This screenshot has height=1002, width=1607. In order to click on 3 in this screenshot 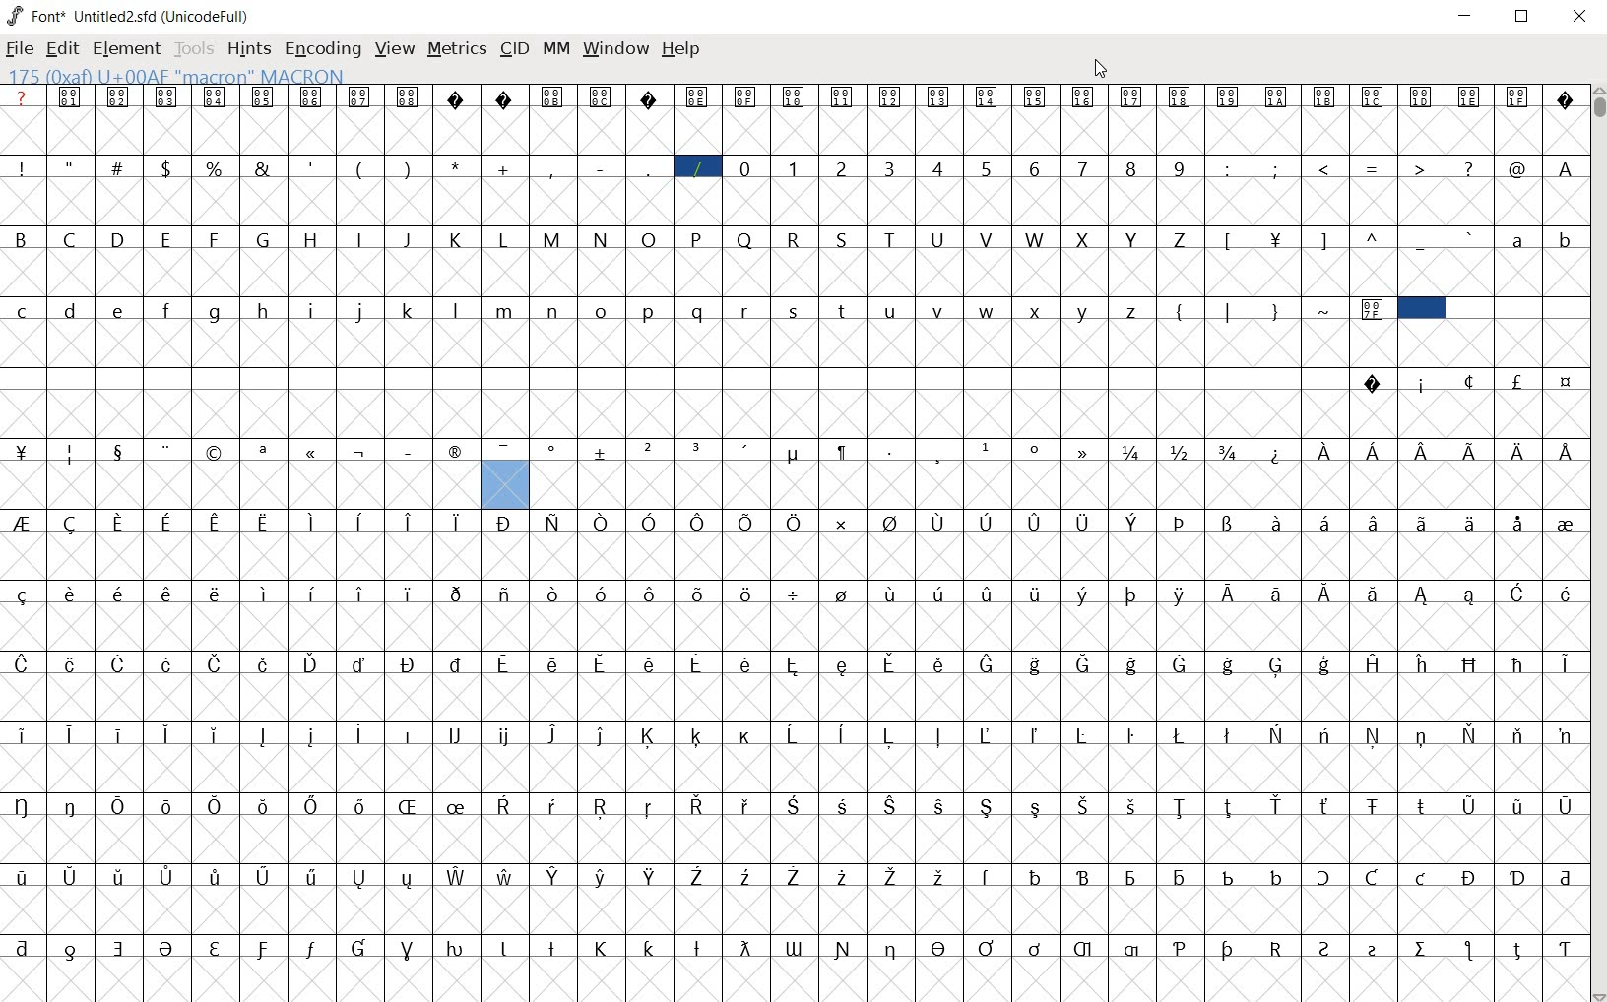, I will do `click(891, 168)`.